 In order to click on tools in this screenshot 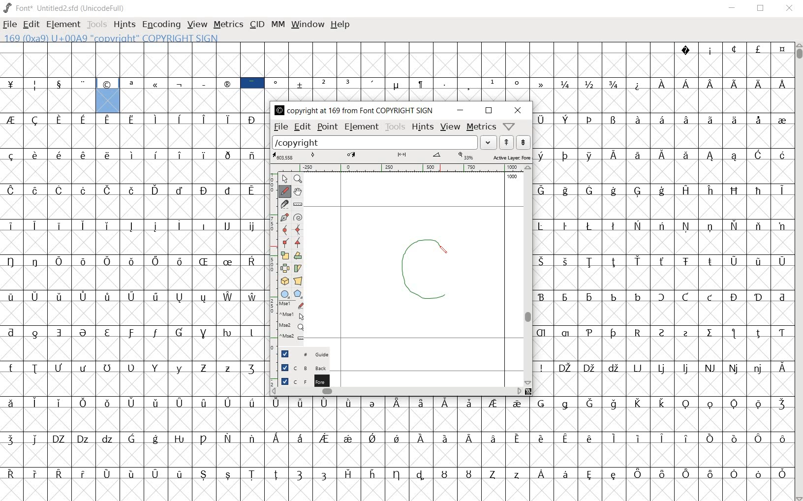, I will do `click(395, 126)`.